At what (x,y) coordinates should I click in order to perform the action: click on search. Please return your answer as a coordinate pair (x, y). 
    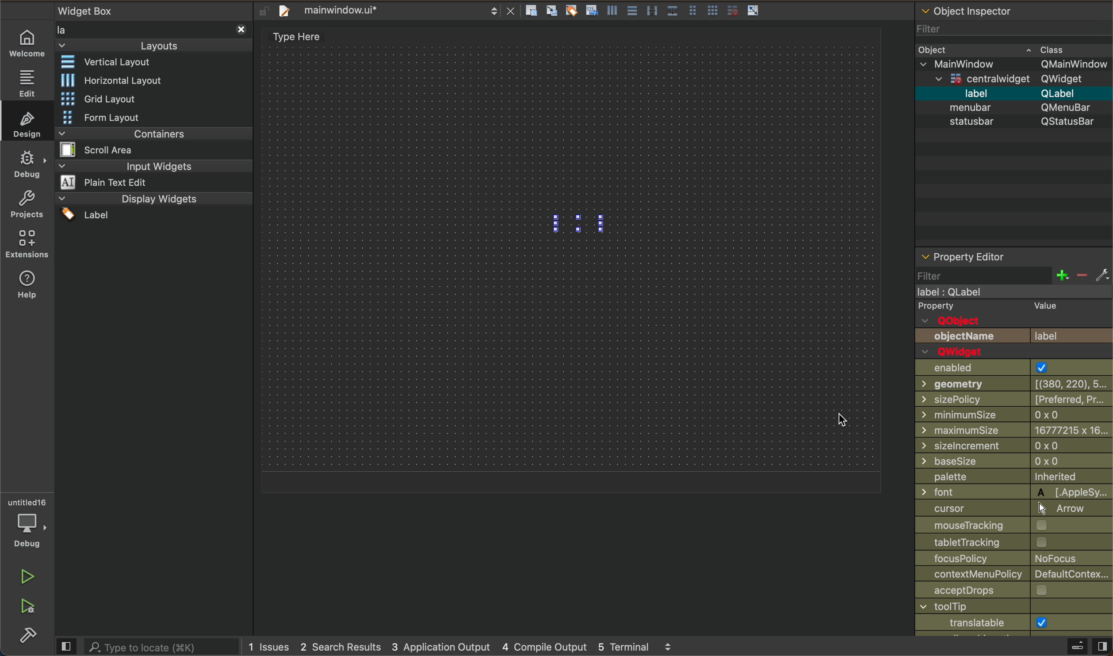
    Looking at the image, I should click on (146, 646).